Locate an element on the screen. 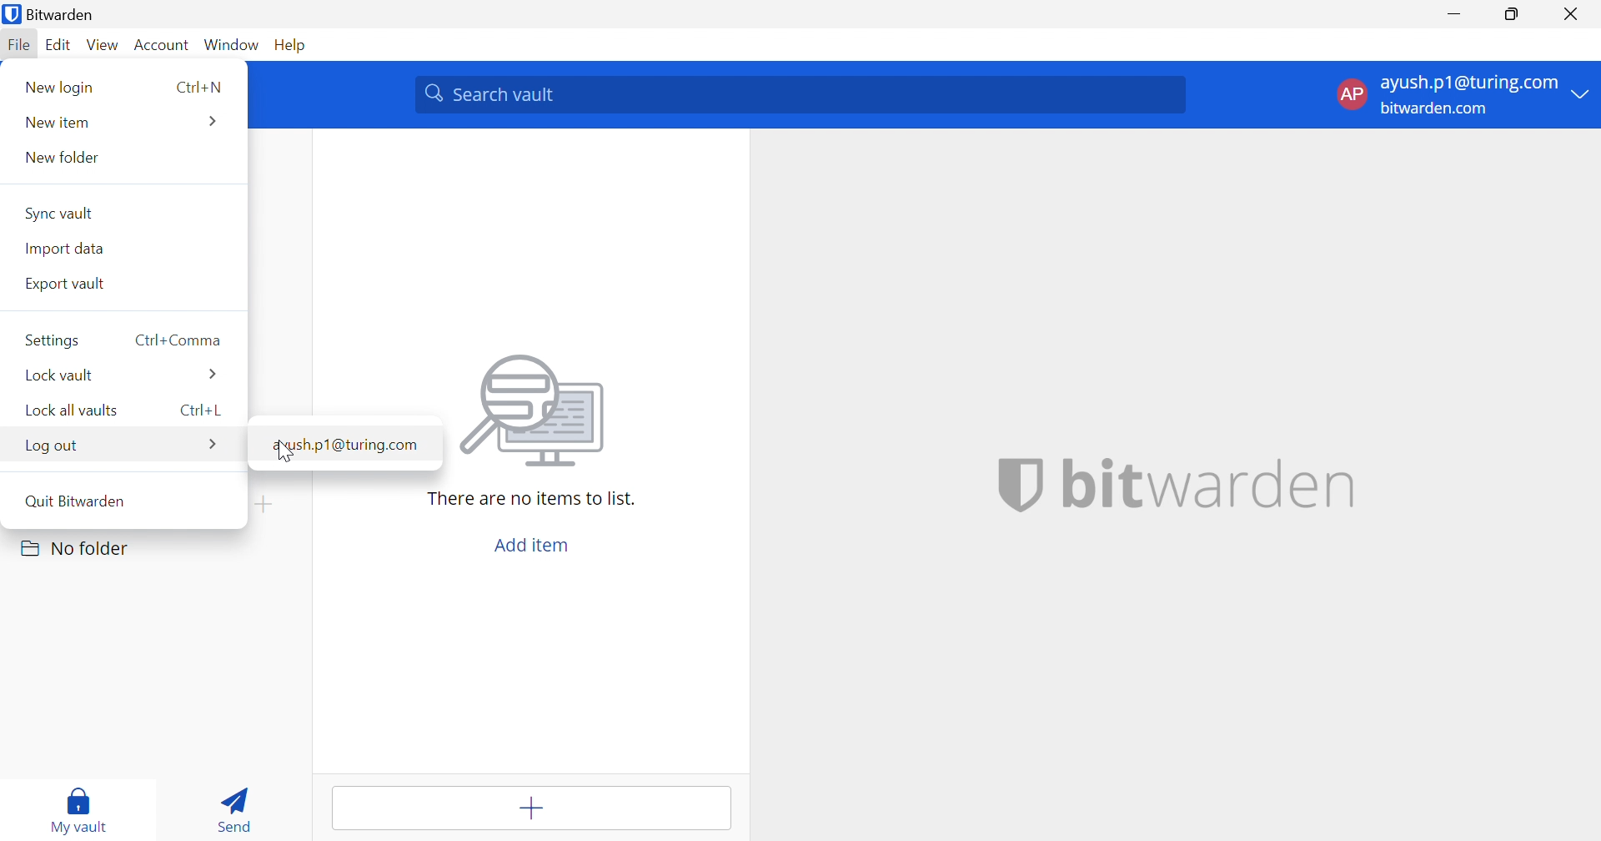  Account is located at coordinates (161, 44).